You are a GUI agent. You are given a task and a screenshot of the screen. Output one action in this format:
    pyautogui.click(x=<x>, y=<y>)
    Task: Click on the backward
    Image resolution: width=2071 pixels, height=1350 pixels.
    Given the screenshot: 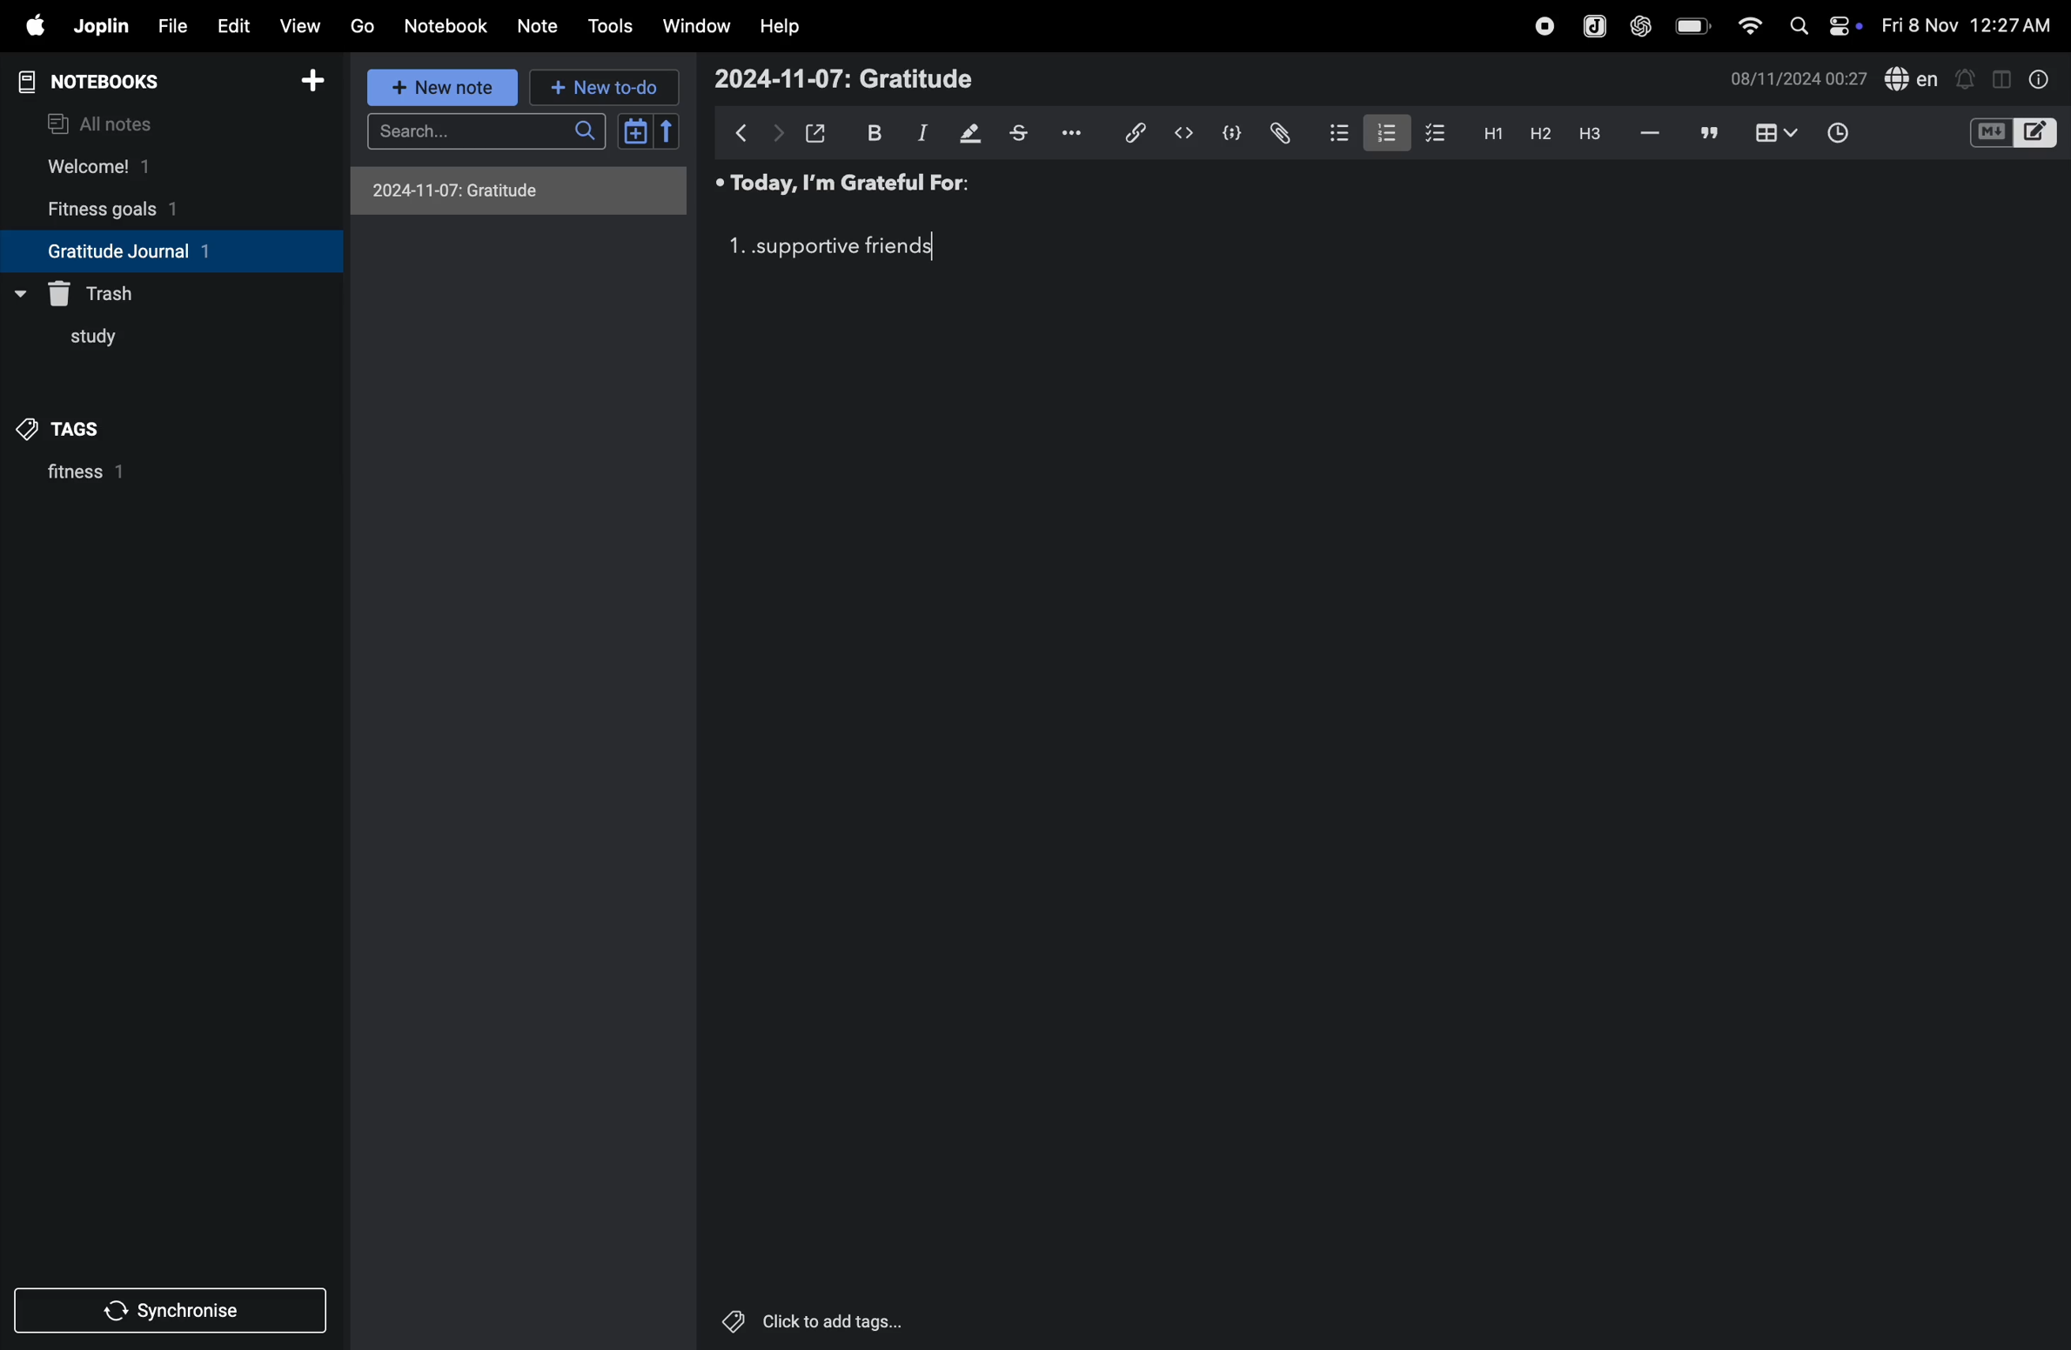 What is the action you would take?
    pyautogui.click(x=743, y=132)
    